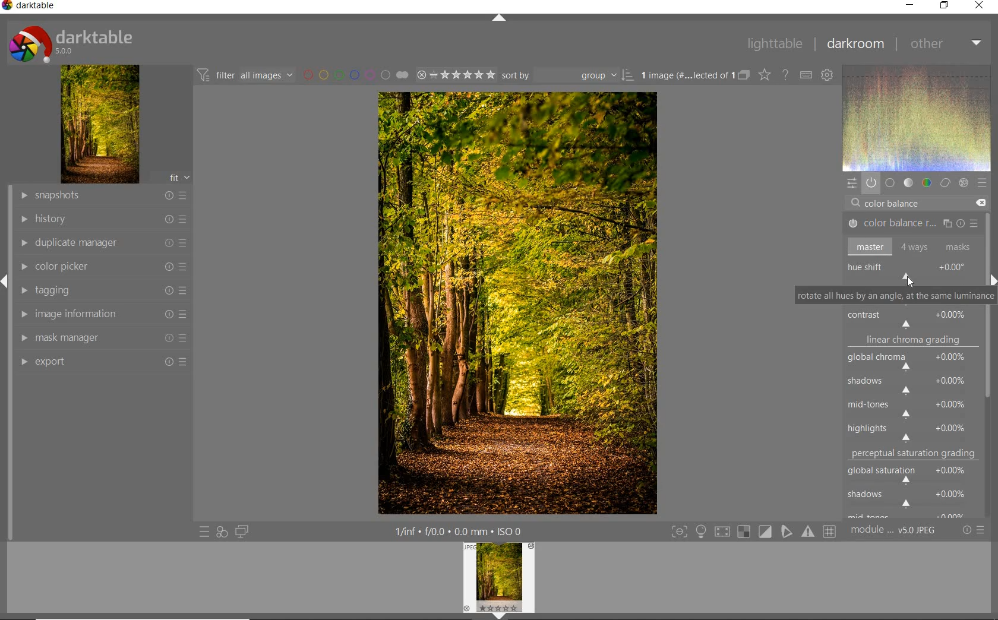  What do you see at coordinates (104, 361) in the screenshot?
I see `export` at bounding box center [104, 361].